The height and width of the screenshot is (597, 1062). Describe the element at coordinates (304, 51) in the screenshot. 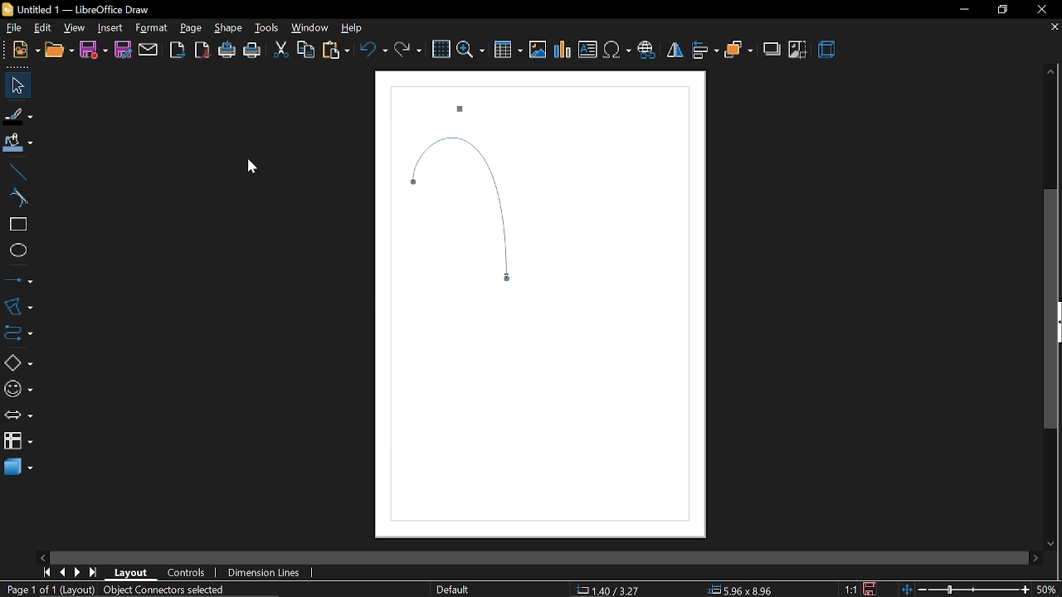

I see `copy` at that location.